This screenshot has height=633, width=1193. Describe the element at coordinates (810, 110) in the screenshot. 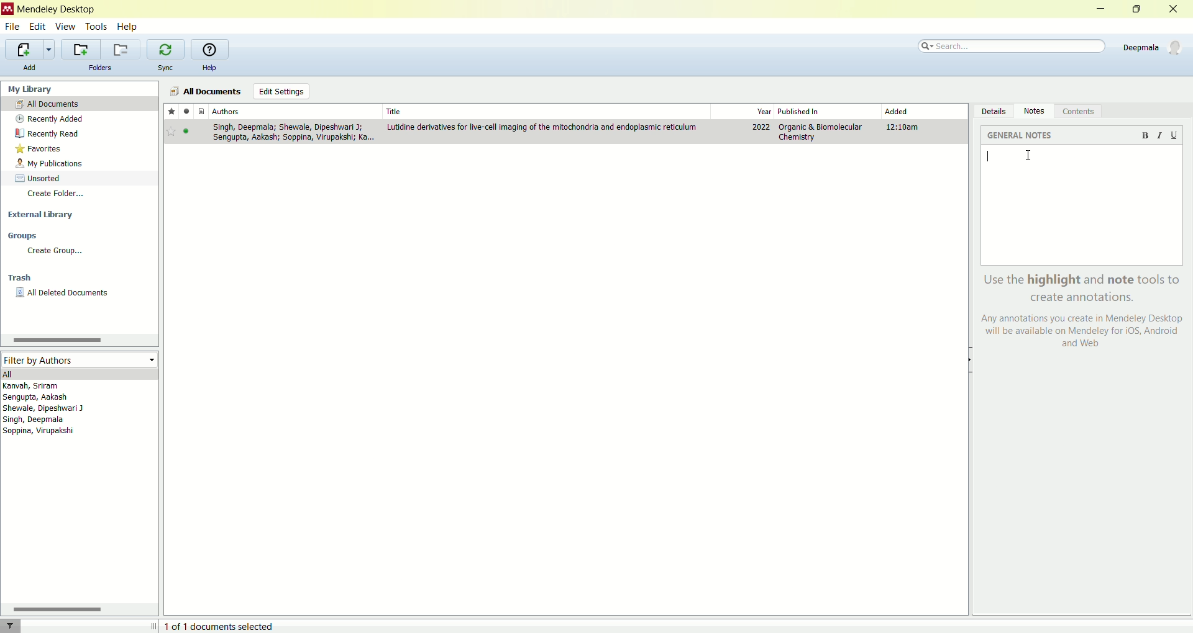

I see `published in` at that location.